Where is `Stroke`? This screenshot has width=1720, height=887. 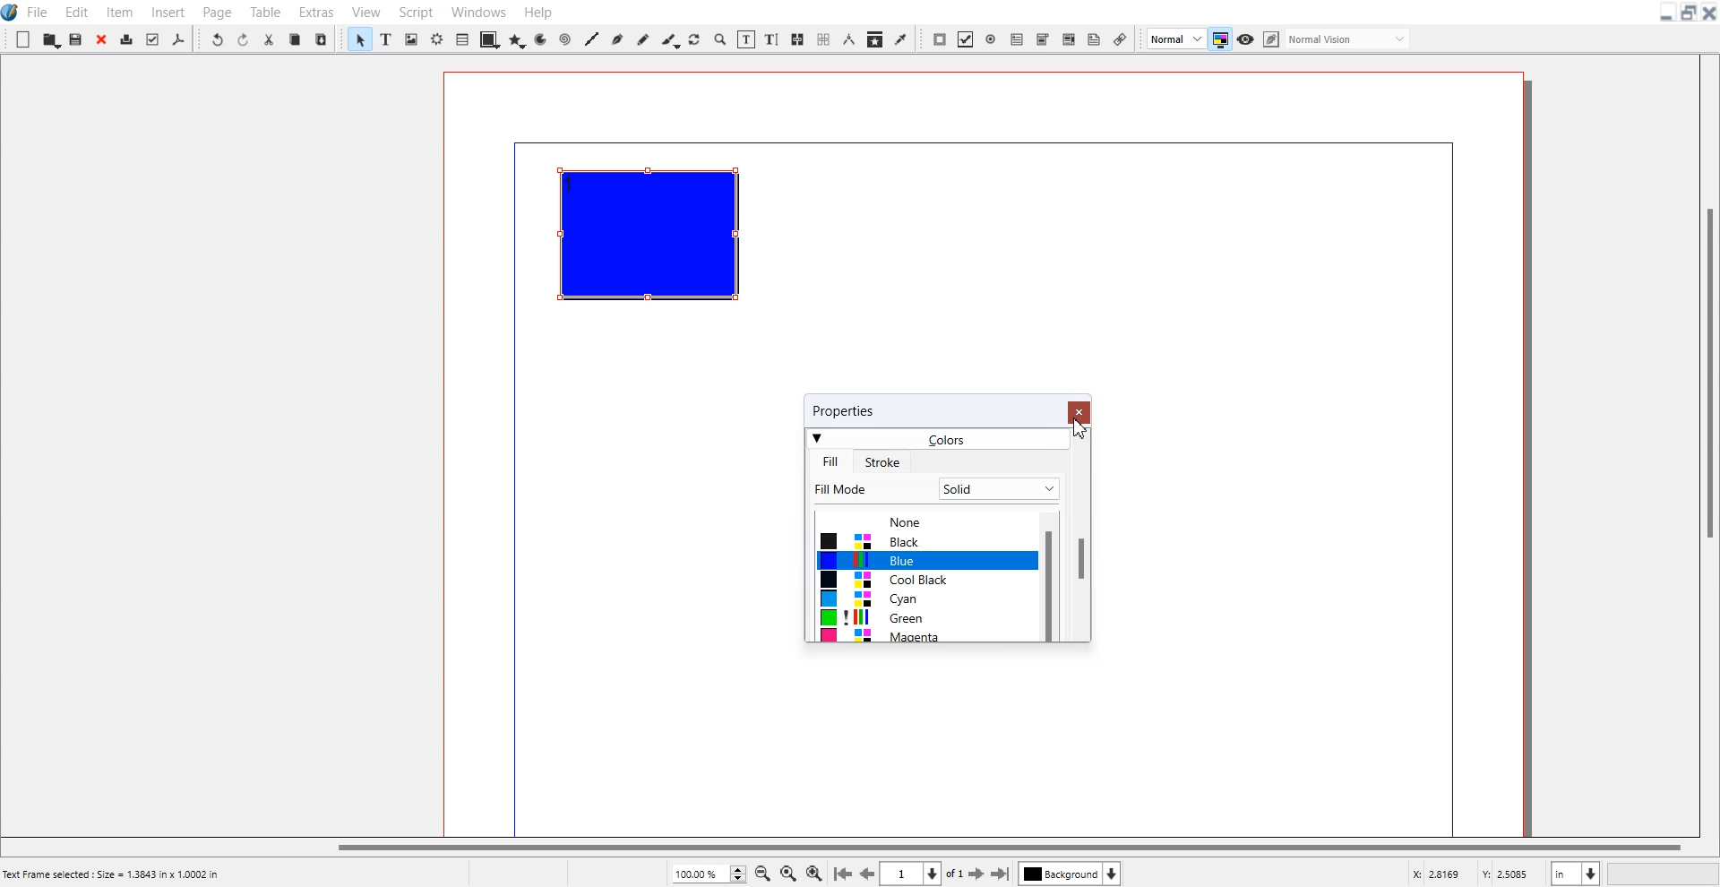
Stroke is located at coordinates (881, 462).